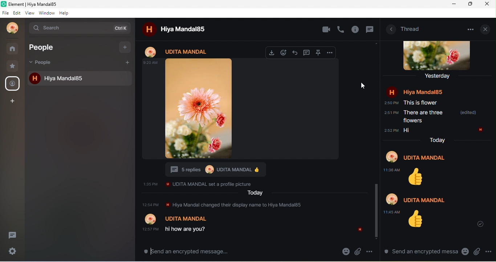 The image size is (496, 262). Describe the element at coordinates (296, 53) in the screenshot. I see `reply` at that location.